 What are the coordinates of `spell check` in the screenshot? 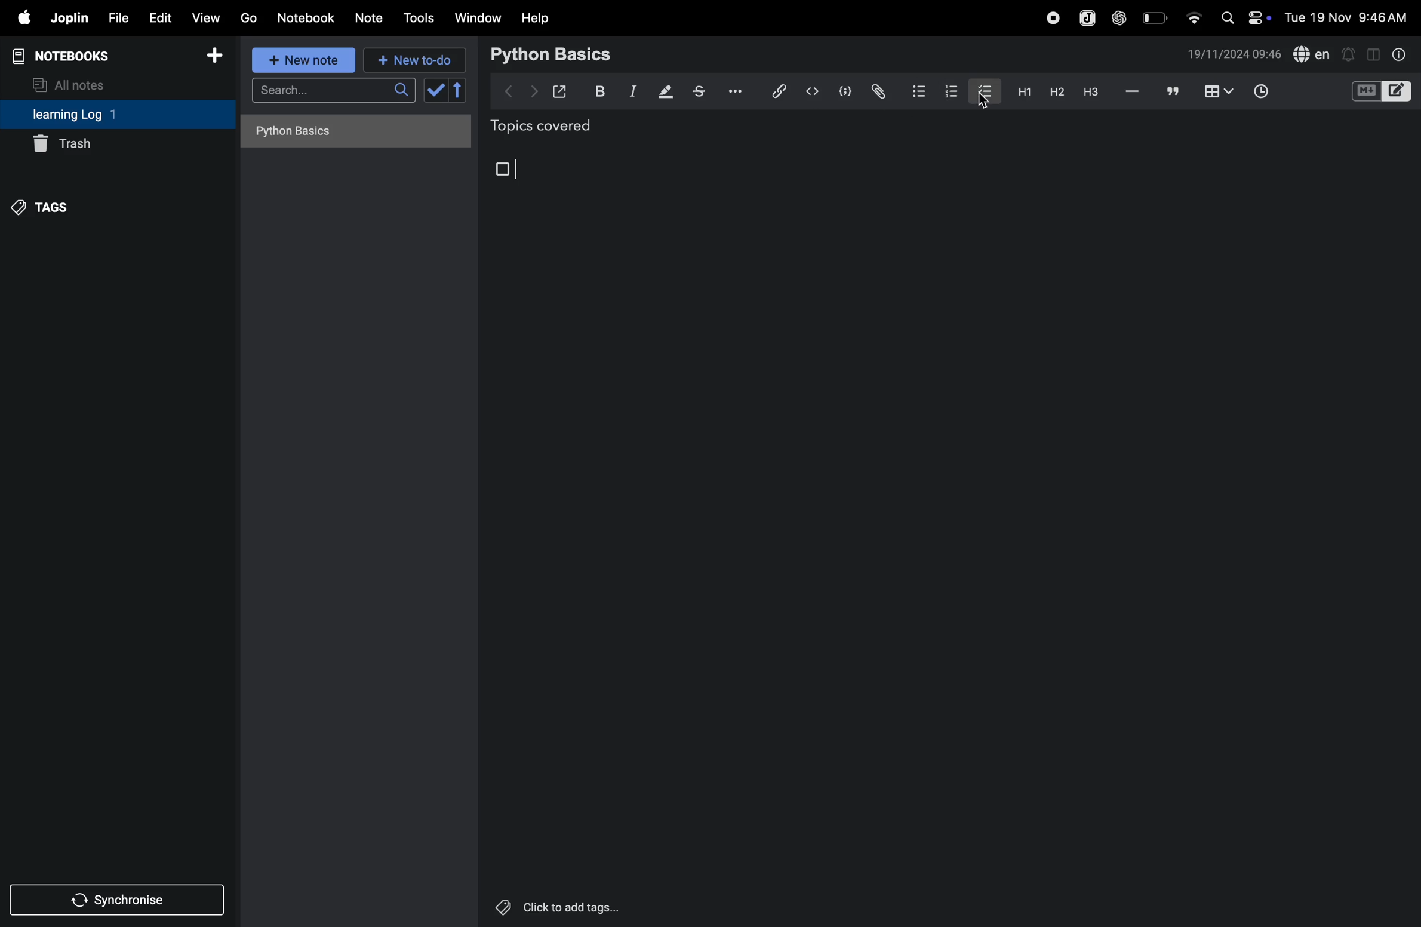 It's located at (1312, 55).